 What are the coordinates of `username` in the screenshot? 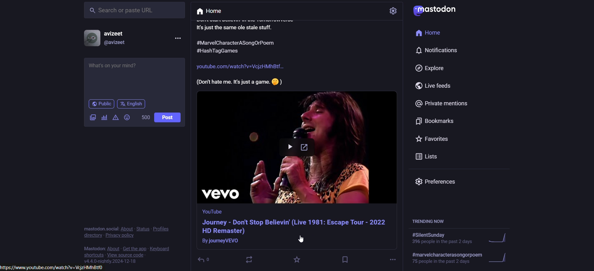 It's located at (115, 33).